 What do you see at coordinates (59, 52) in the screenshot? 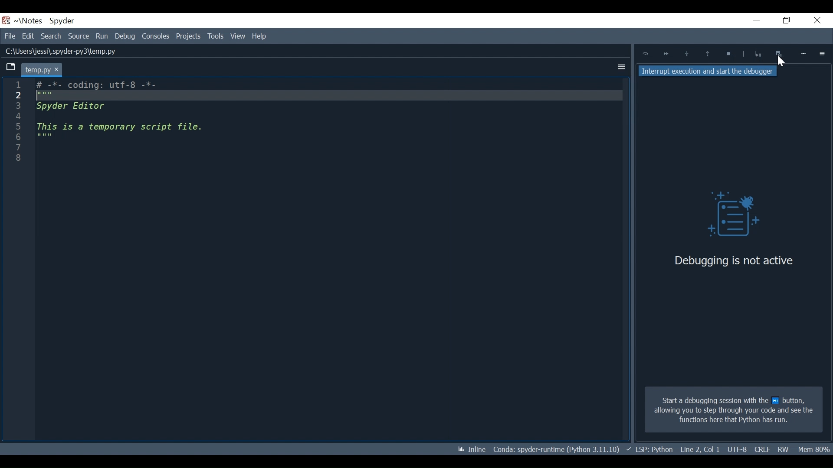
I see `File Path` at bounding box center [59, 52].